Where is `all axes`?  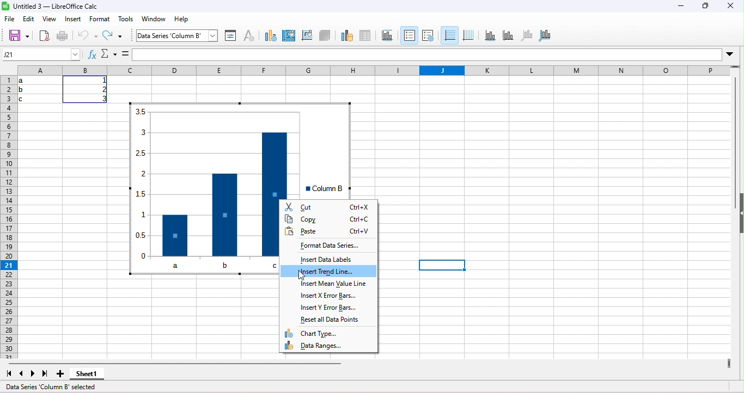
all axes is located at coordinates (547, 36).